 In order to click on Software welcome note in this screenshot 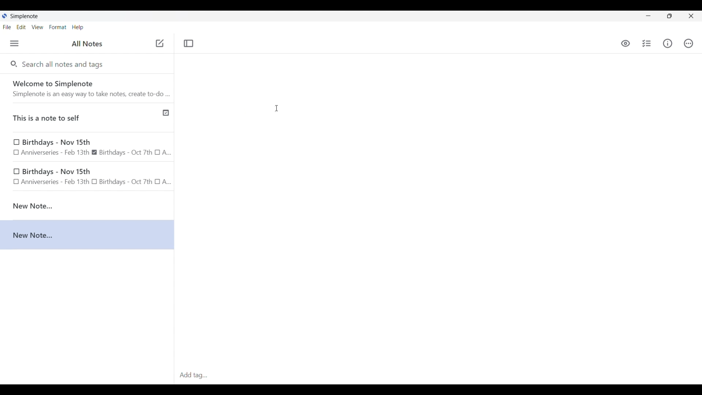, I will do `click(89, 88)`.